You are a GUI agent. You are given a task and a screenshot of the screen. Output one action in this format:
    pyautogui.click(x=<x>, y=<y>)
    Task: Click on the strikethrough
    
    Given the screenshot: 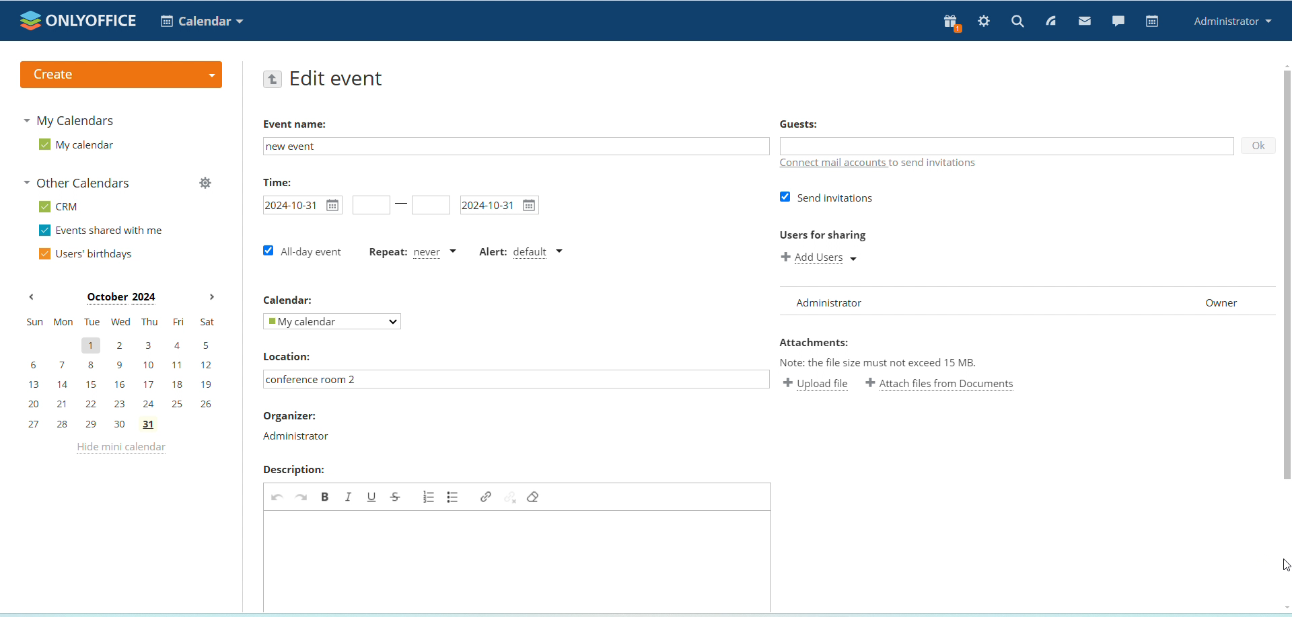 What is the action you would take?
    pyautogui.click(x=396, y=497)
    